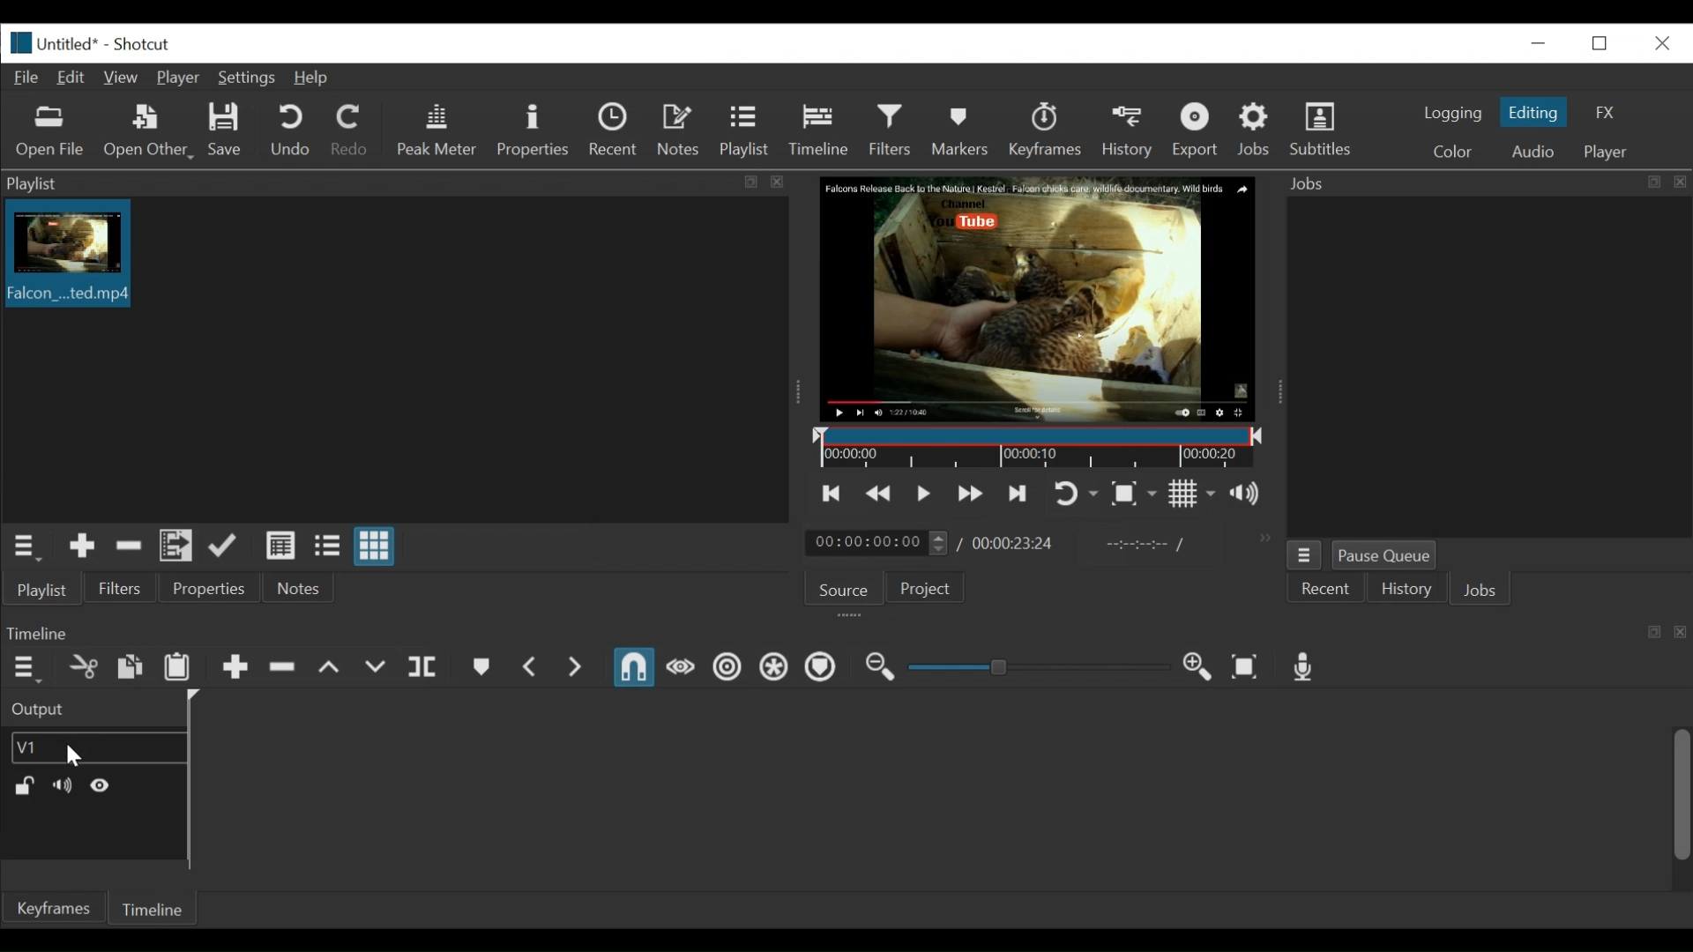 The width and height of the screenshot is (1693, 952). What do you see at coordinates (81, 547) in the screenshot?
I see `Add Source the playlist` at bounding box center [81, 547].